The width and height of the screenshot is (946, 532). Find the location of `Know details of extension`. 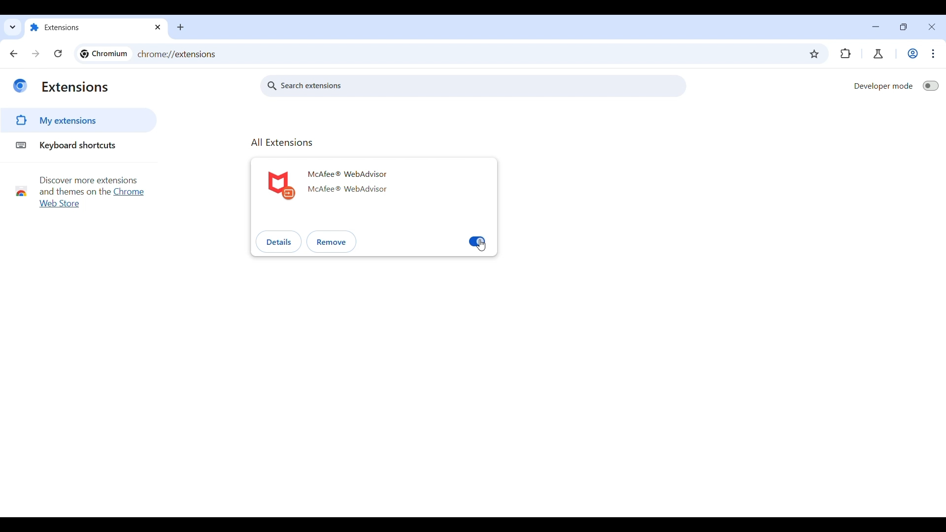

Know details of extension is located at coordinates (279, 241).